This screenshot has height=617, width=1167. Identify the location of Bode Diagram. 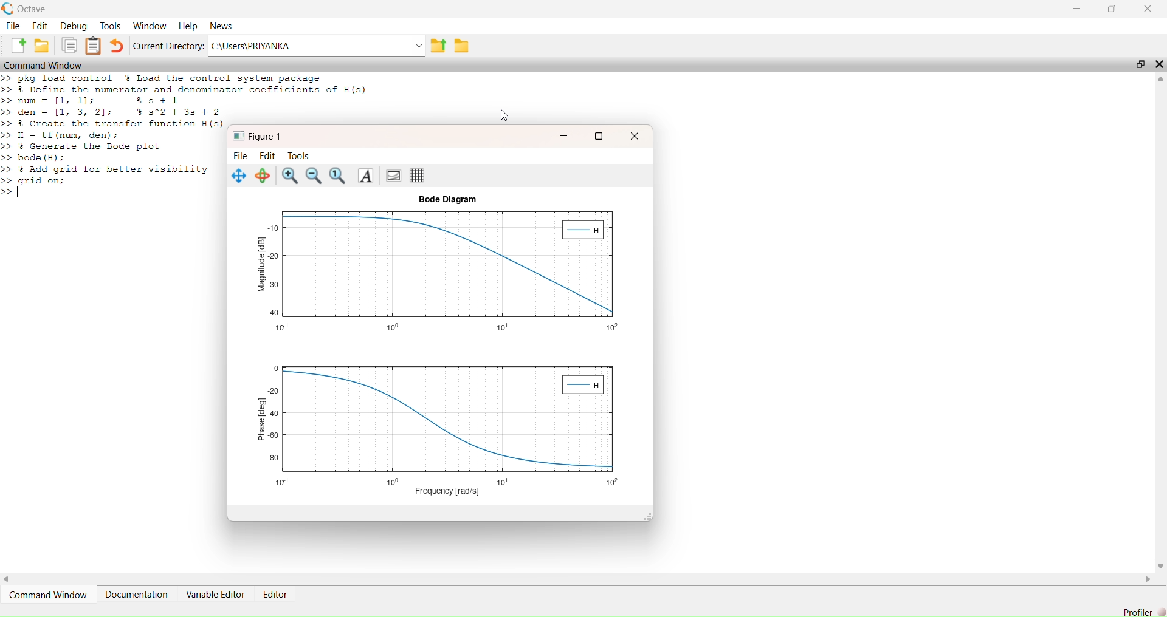
(448, 200).